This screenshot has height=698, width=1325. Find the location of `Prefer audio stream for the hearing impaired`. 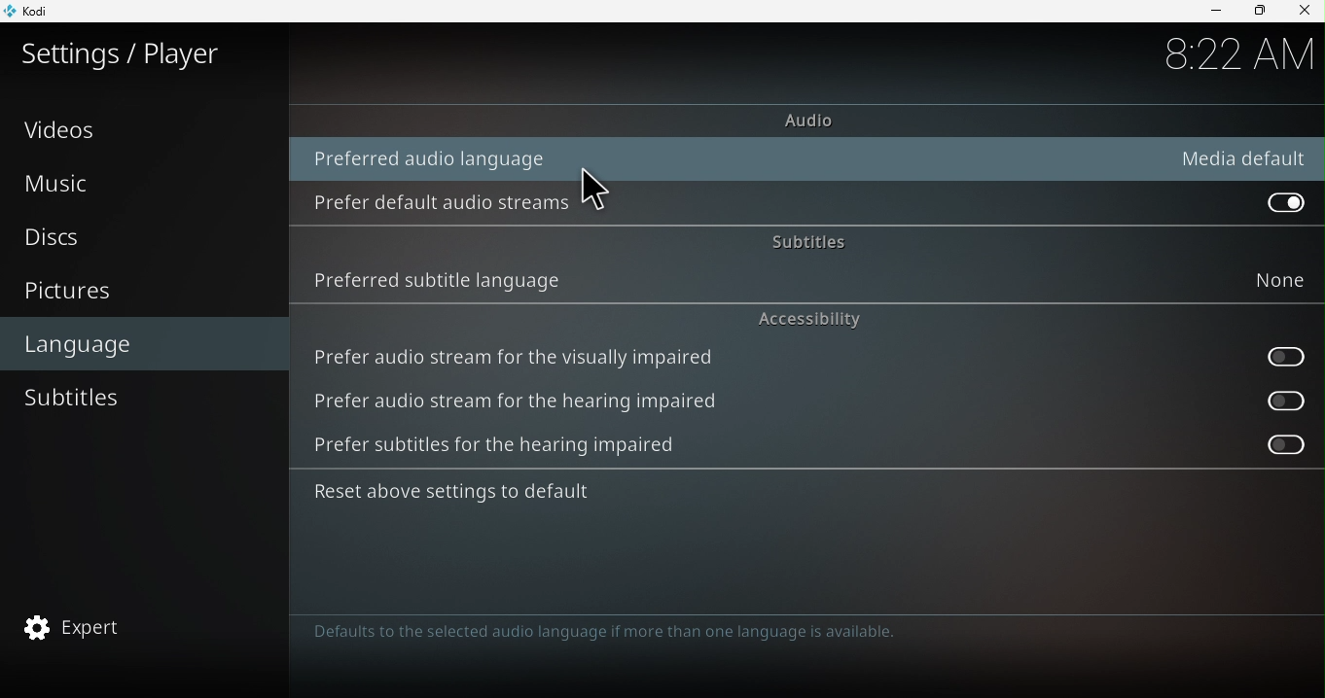

Prefer audio stream for the hearing impaired is located at coordinates (536, 403).